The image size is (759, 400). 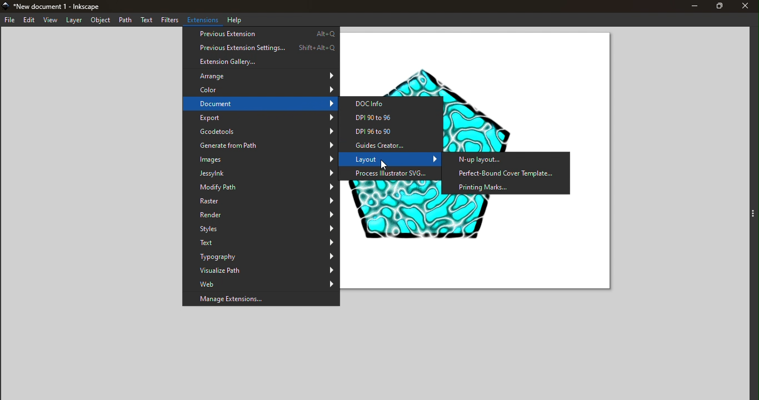 I want to click on Layout, so click(x=394, y=159).